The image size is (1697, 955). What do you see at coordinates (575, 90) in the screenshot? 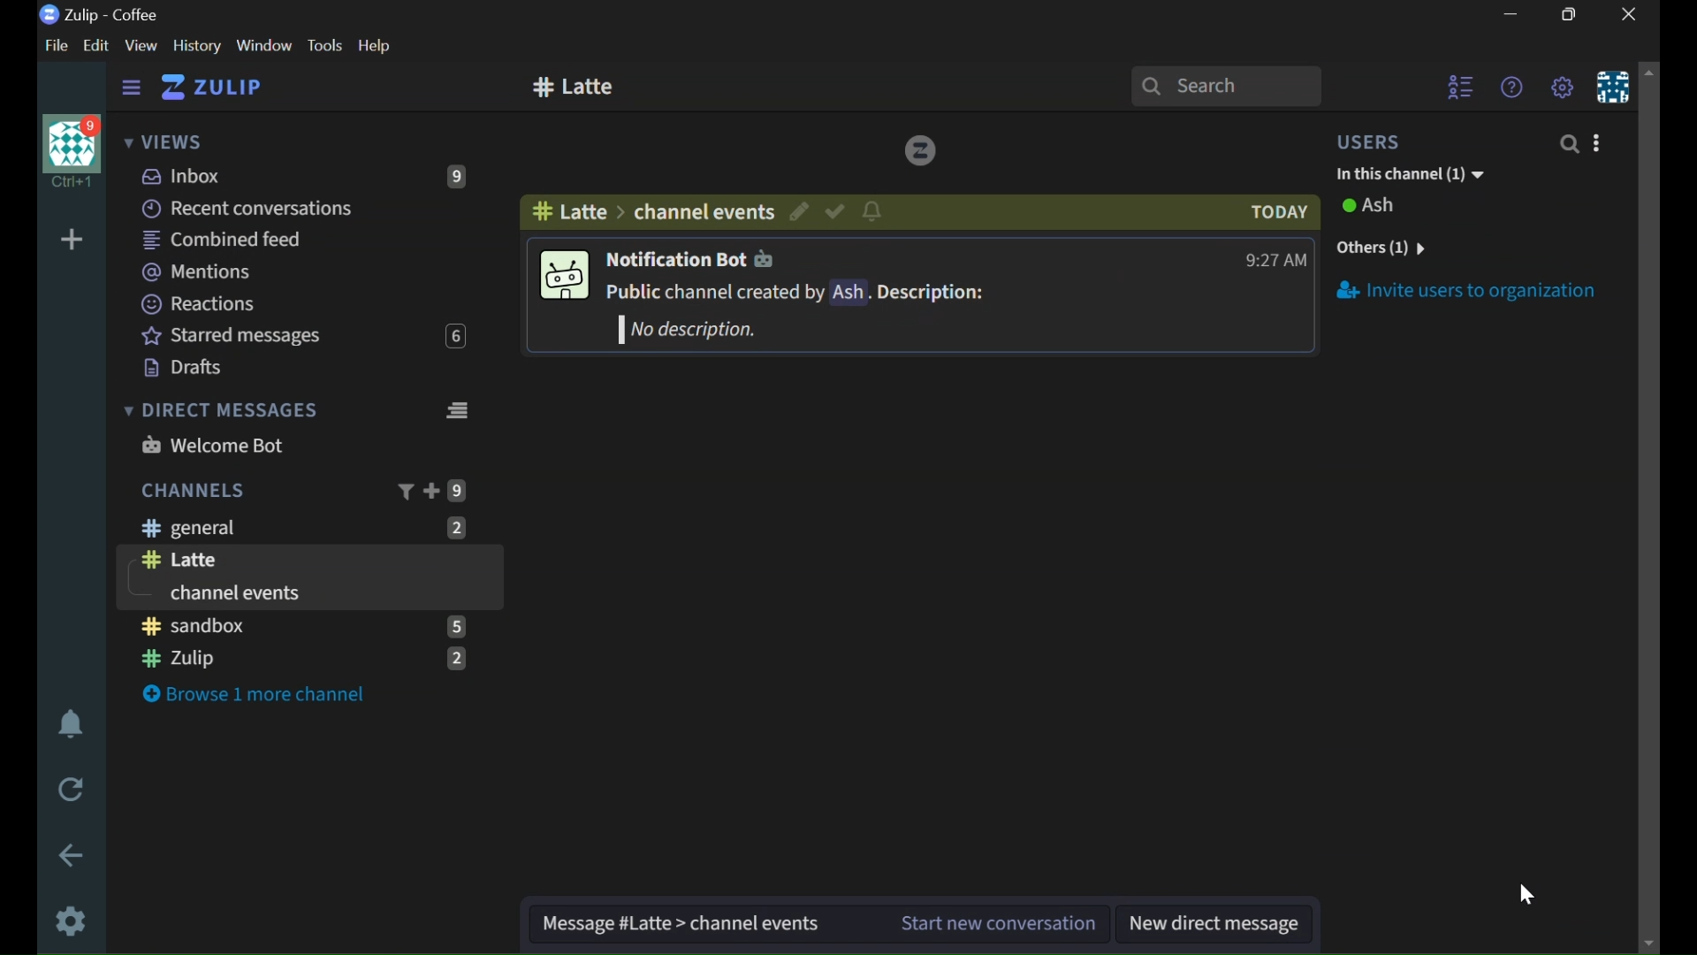
I see `New channel` at bounding box center [575, 90].